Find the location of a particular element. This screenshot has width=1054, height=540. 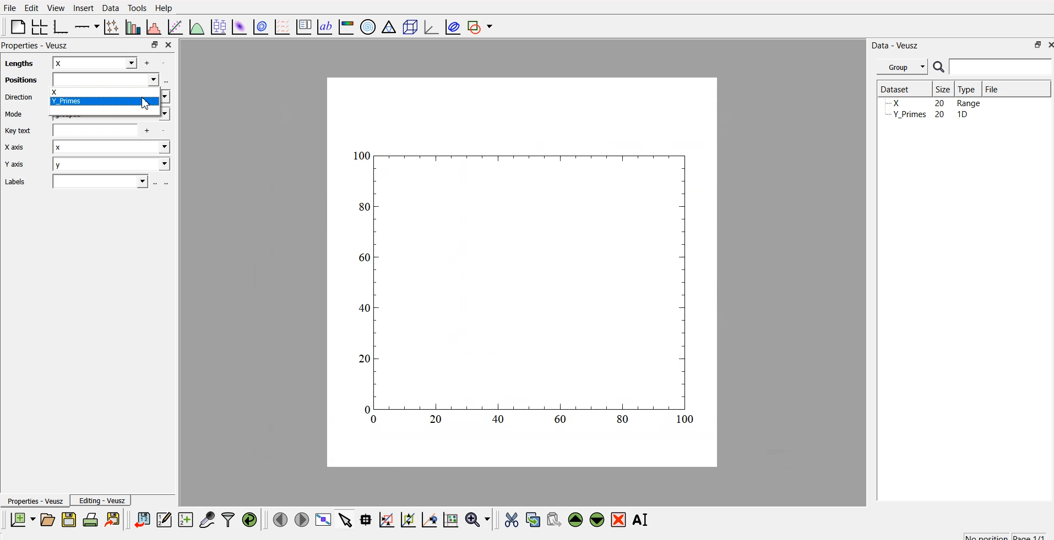

move to the next page is located at coordinates (301, 519).